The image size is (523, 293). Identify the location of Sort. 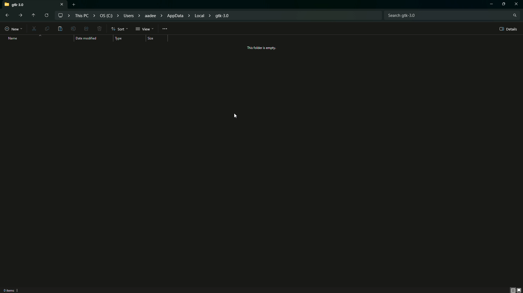
(119, 29).